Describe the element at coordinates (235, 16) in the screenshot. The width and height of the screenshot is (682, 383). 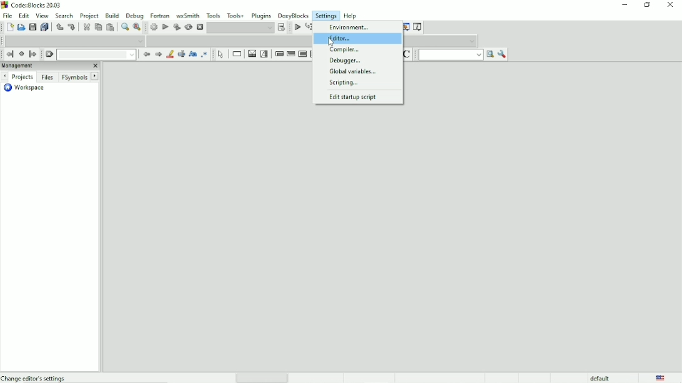
I see `Tools+` at that location.